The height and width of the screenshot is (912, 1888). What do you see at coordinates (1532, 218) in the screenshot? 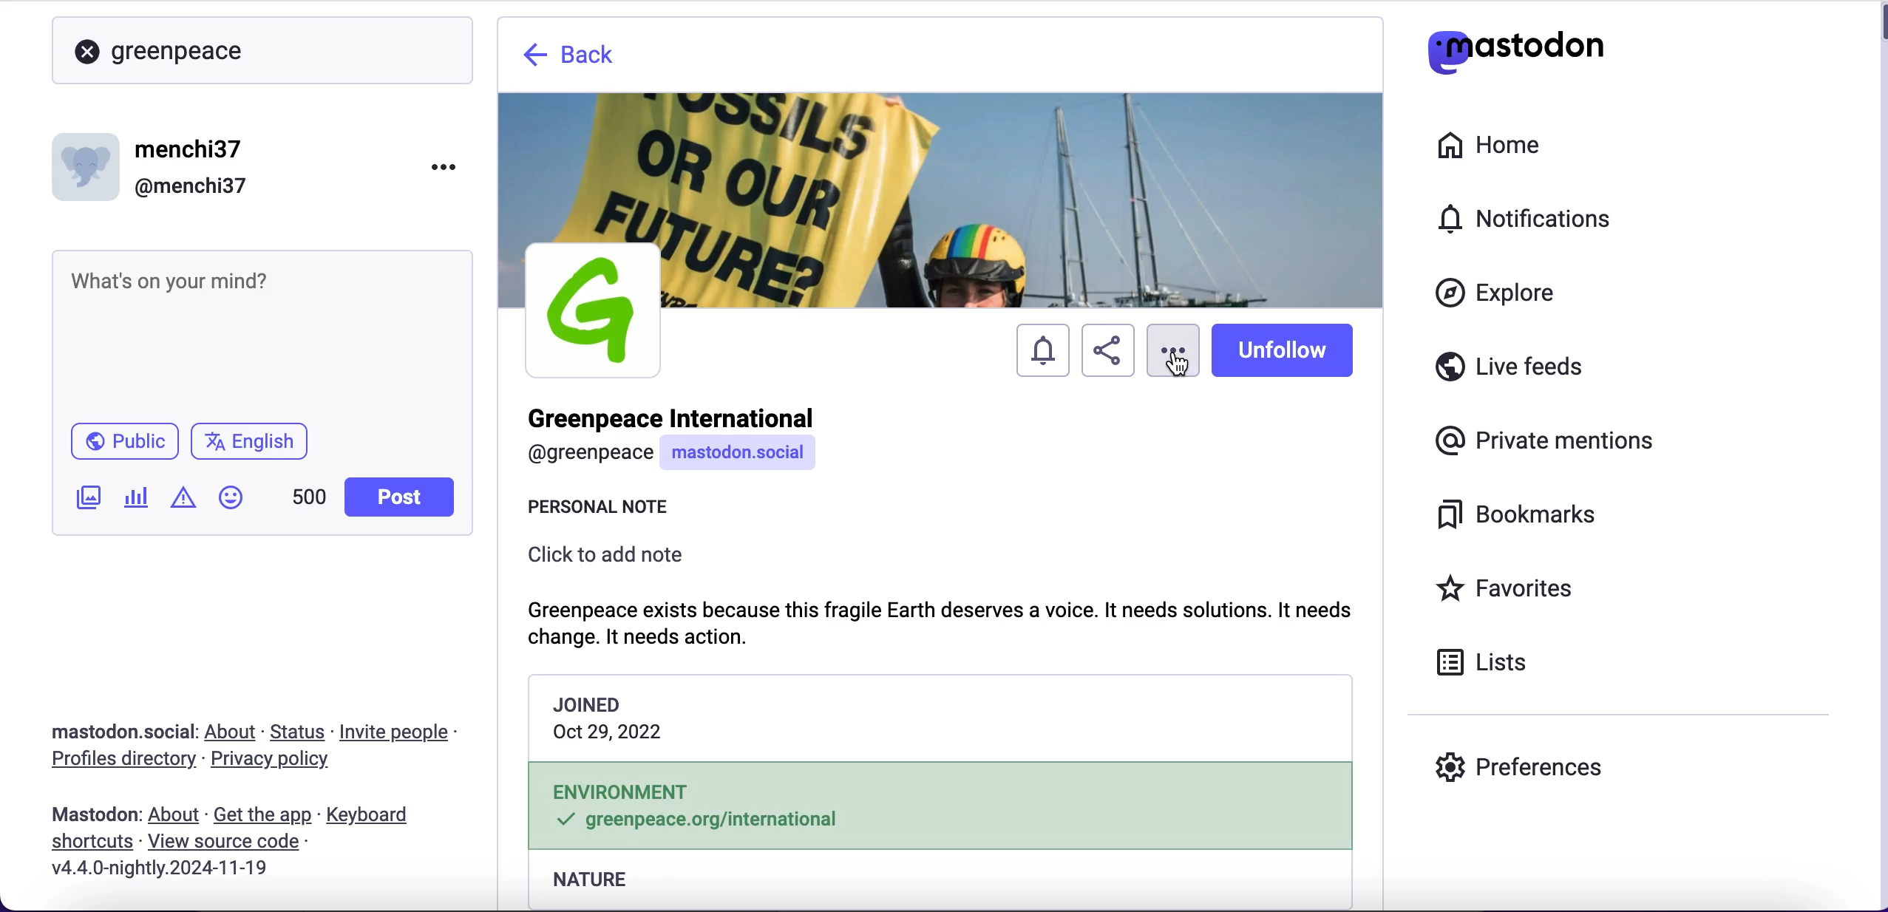
I see `notifications` at bounding box center [1532, 218].